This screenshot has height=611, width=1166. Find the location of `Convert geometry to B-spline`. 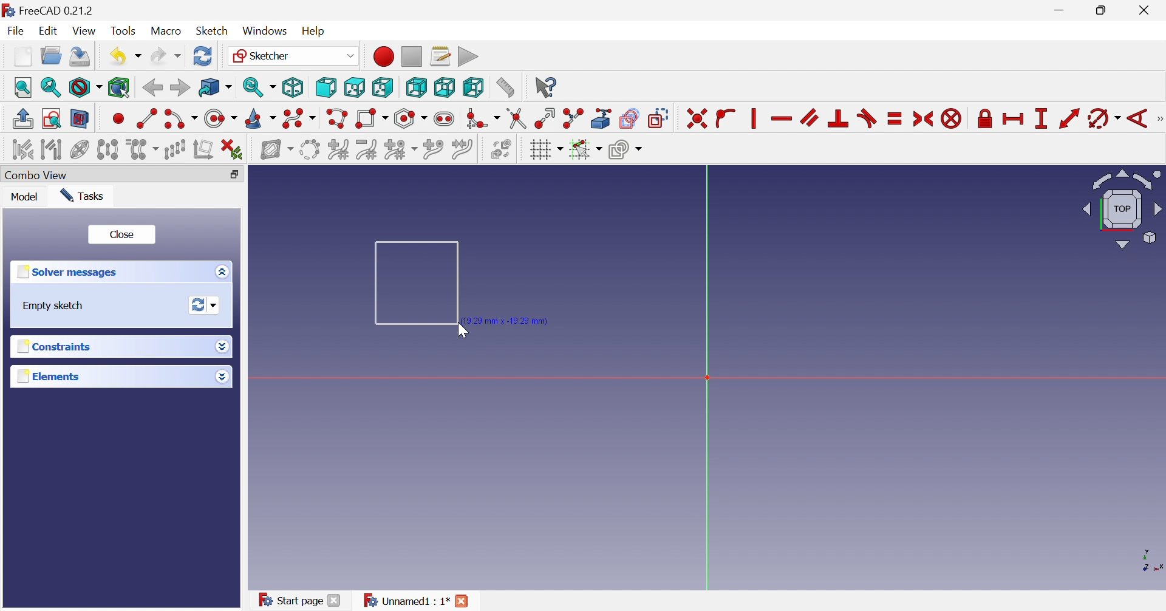

Convert geometry to B-spline is located at coordinates (309, 150).